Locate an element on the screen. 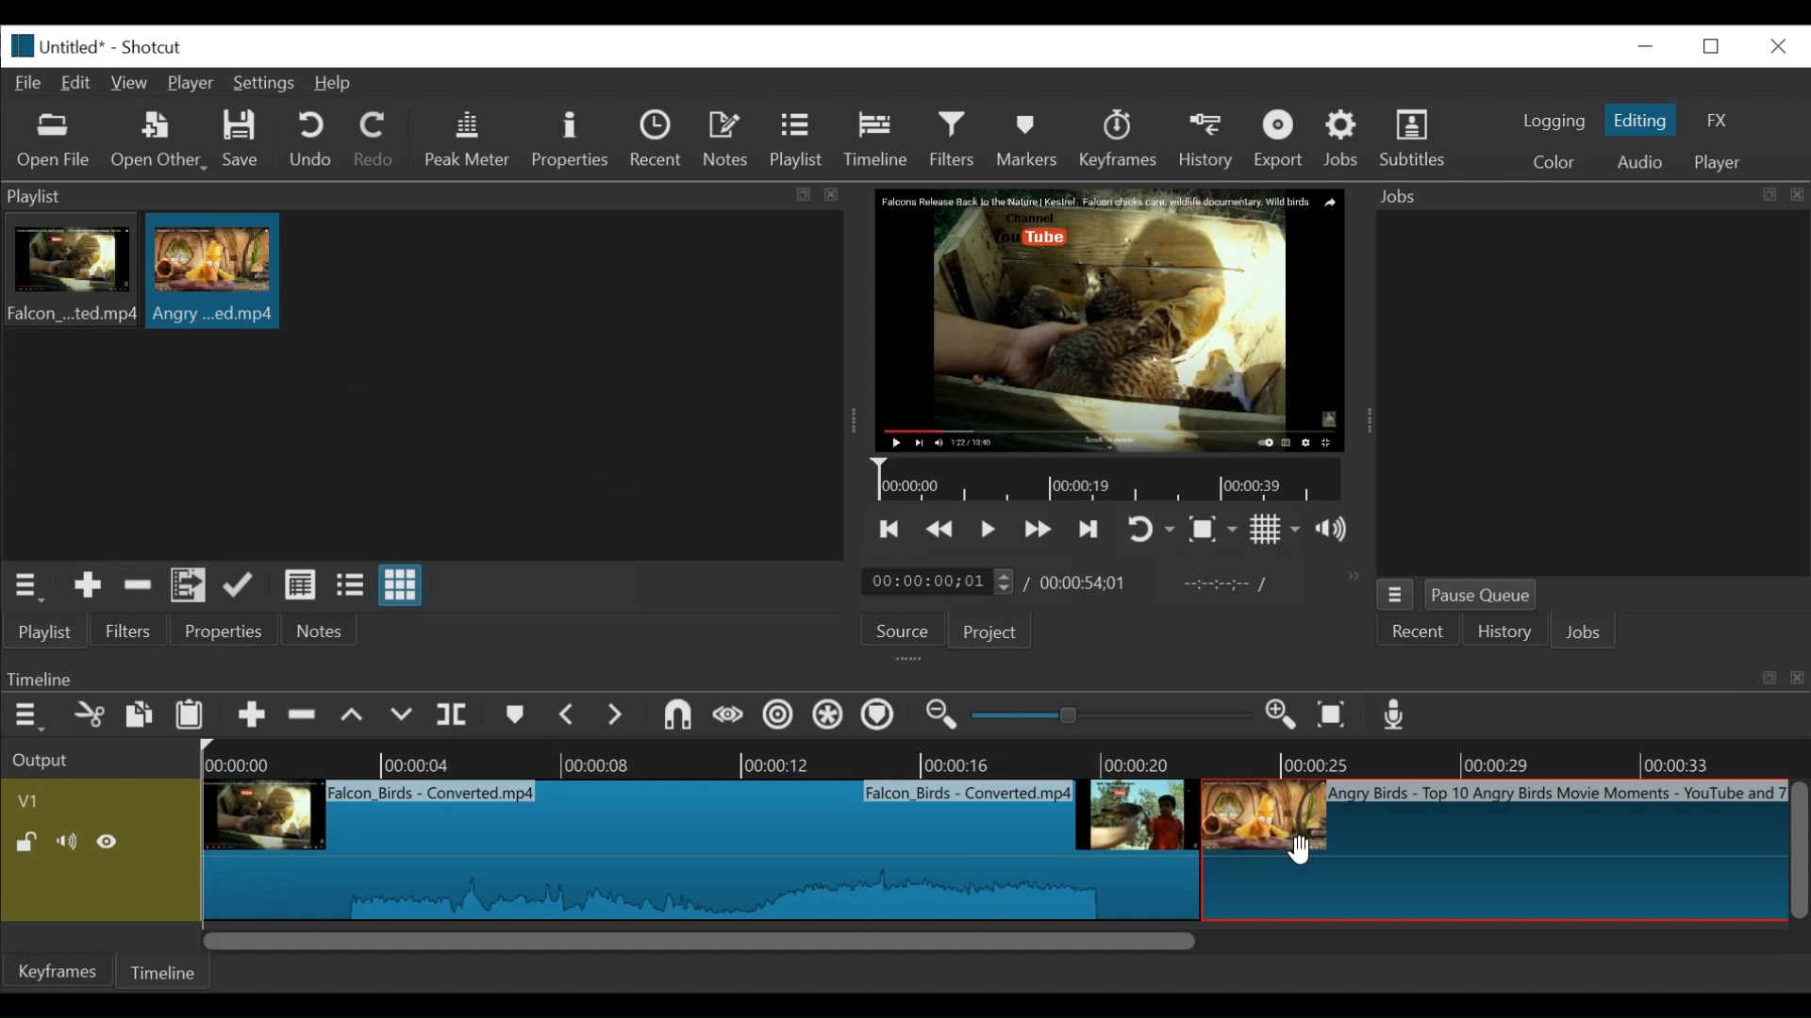 The height and width of the screenshot is (1018, 1811). Total duration is located at coordinates (1089, 583).